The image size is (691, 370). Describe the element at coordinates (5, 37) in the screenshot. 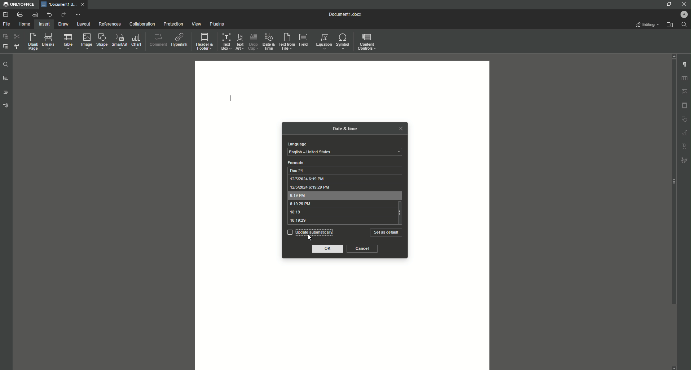

I see `Paste` at that location.